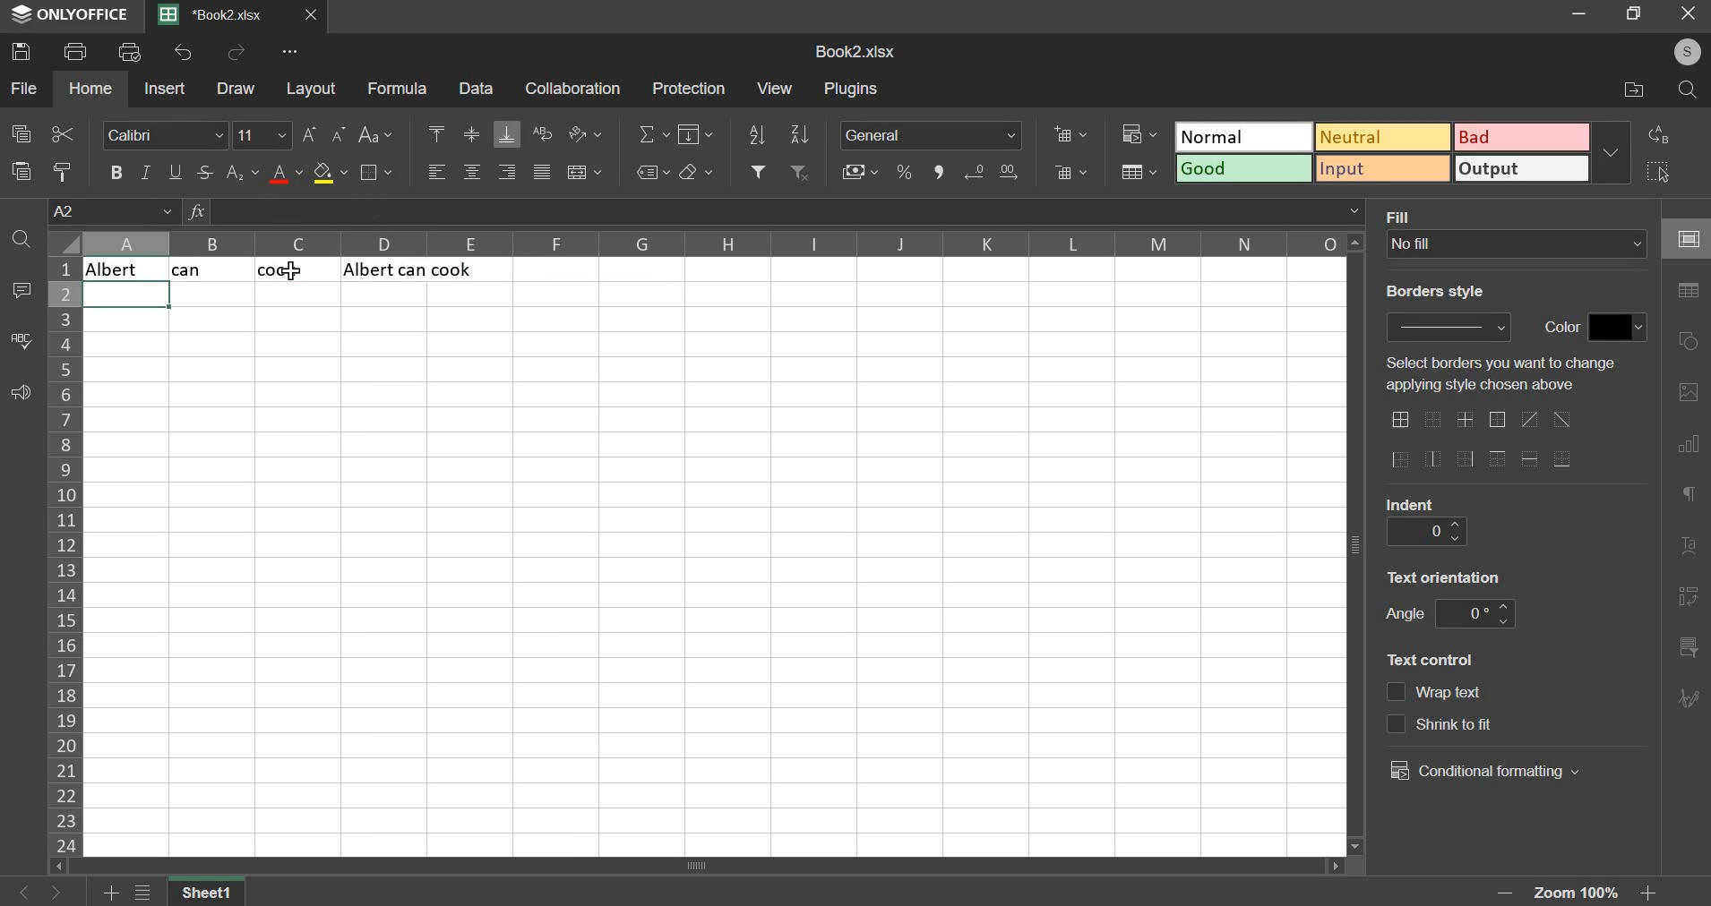 Image resolution: width=1711 pixels, height=906 pixels. What do you see at coordinates (1689, 598) in the screenshot?
I see `pivot table` at bounding box center [1689, 598].